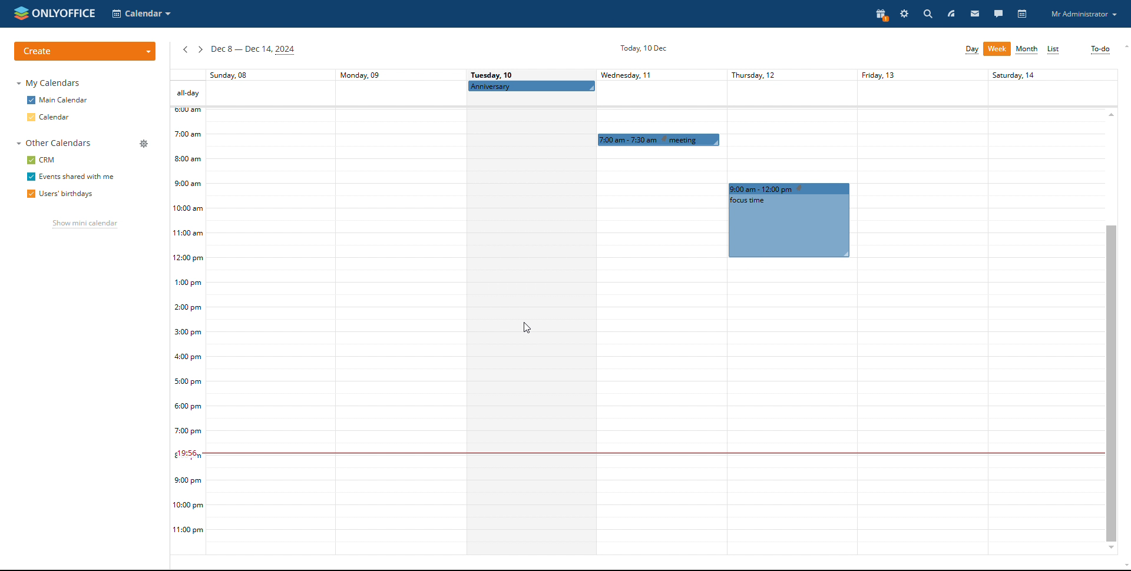 Image resolution: width=1131 pixels, height=571 pixels. What do you see at coordinates (660, 140) in the screenshot?
I see `scheduled event` at bounding box center [660, 140].